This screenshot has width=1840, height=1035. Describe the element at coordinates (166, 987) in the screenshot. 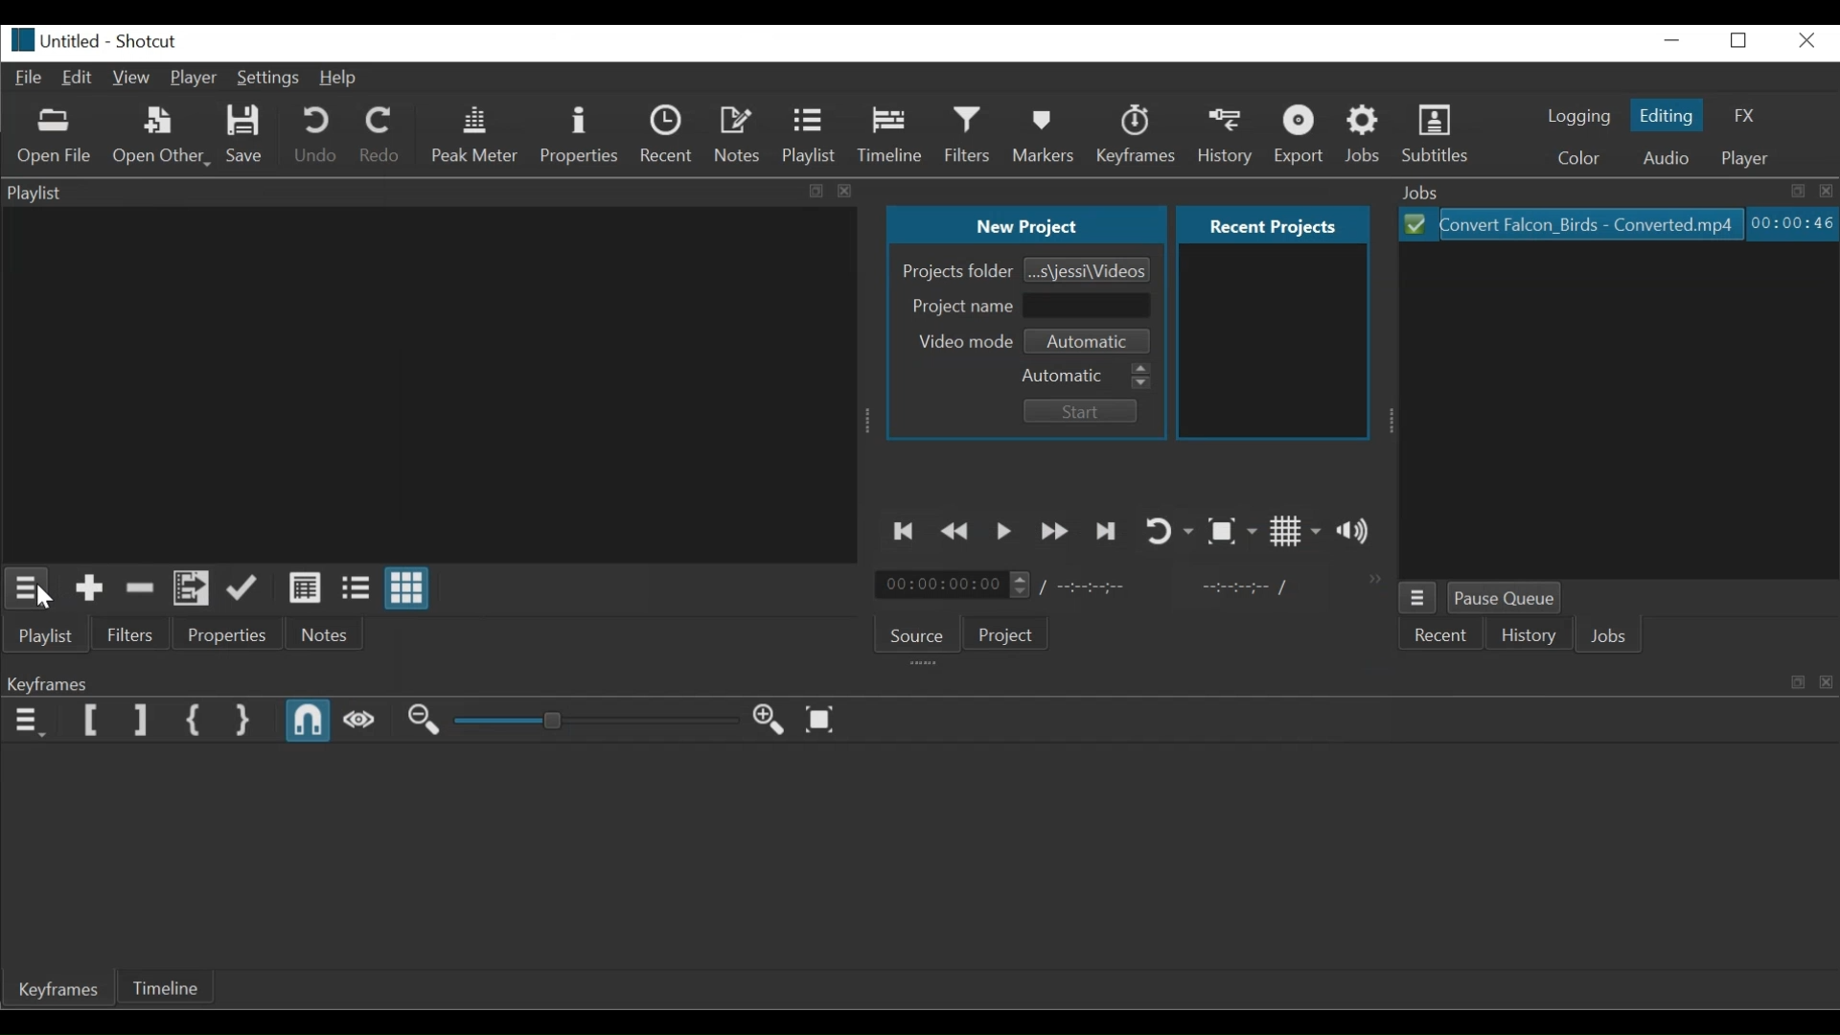

I see `Timeline` at that location.